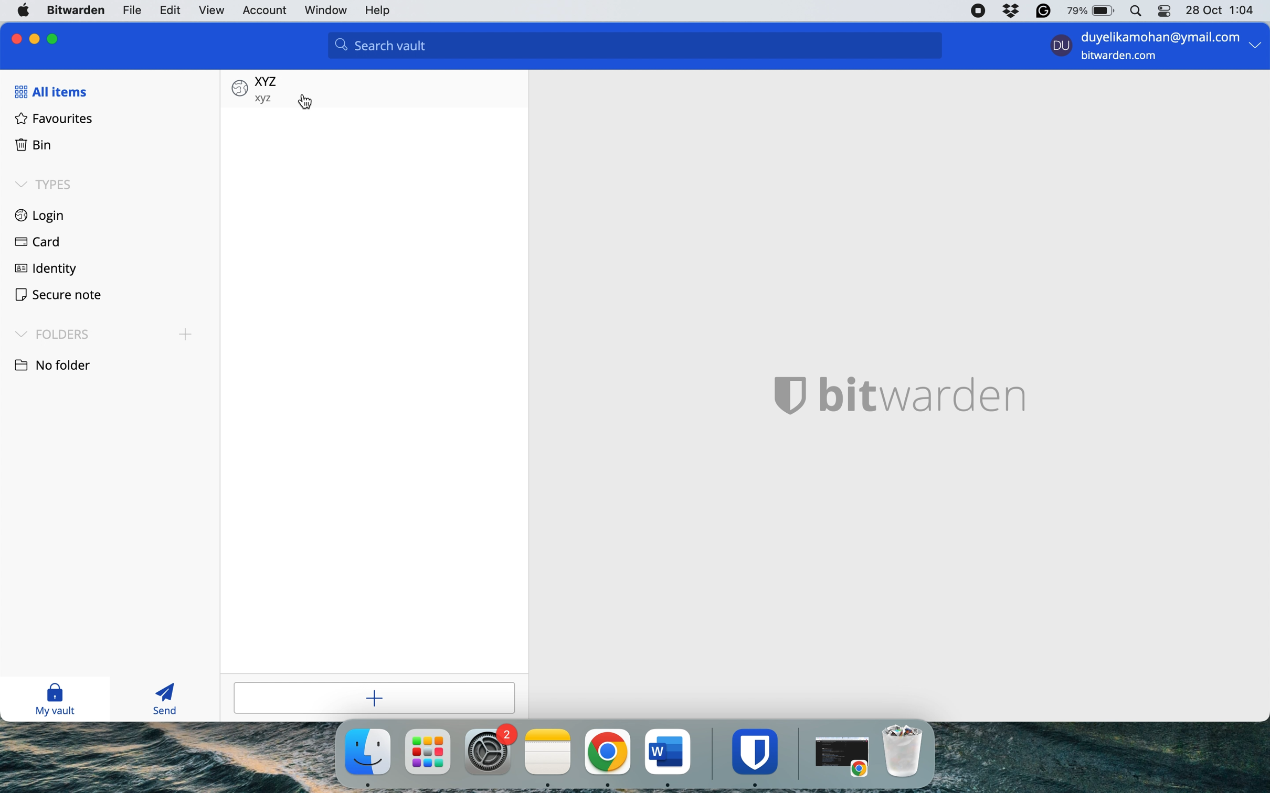 The height and width of the screenshot is (793, 1270). What do you see at coordinates (642, 47) in the screenshot?
I see `search valut` at bounding box center [642, 47].